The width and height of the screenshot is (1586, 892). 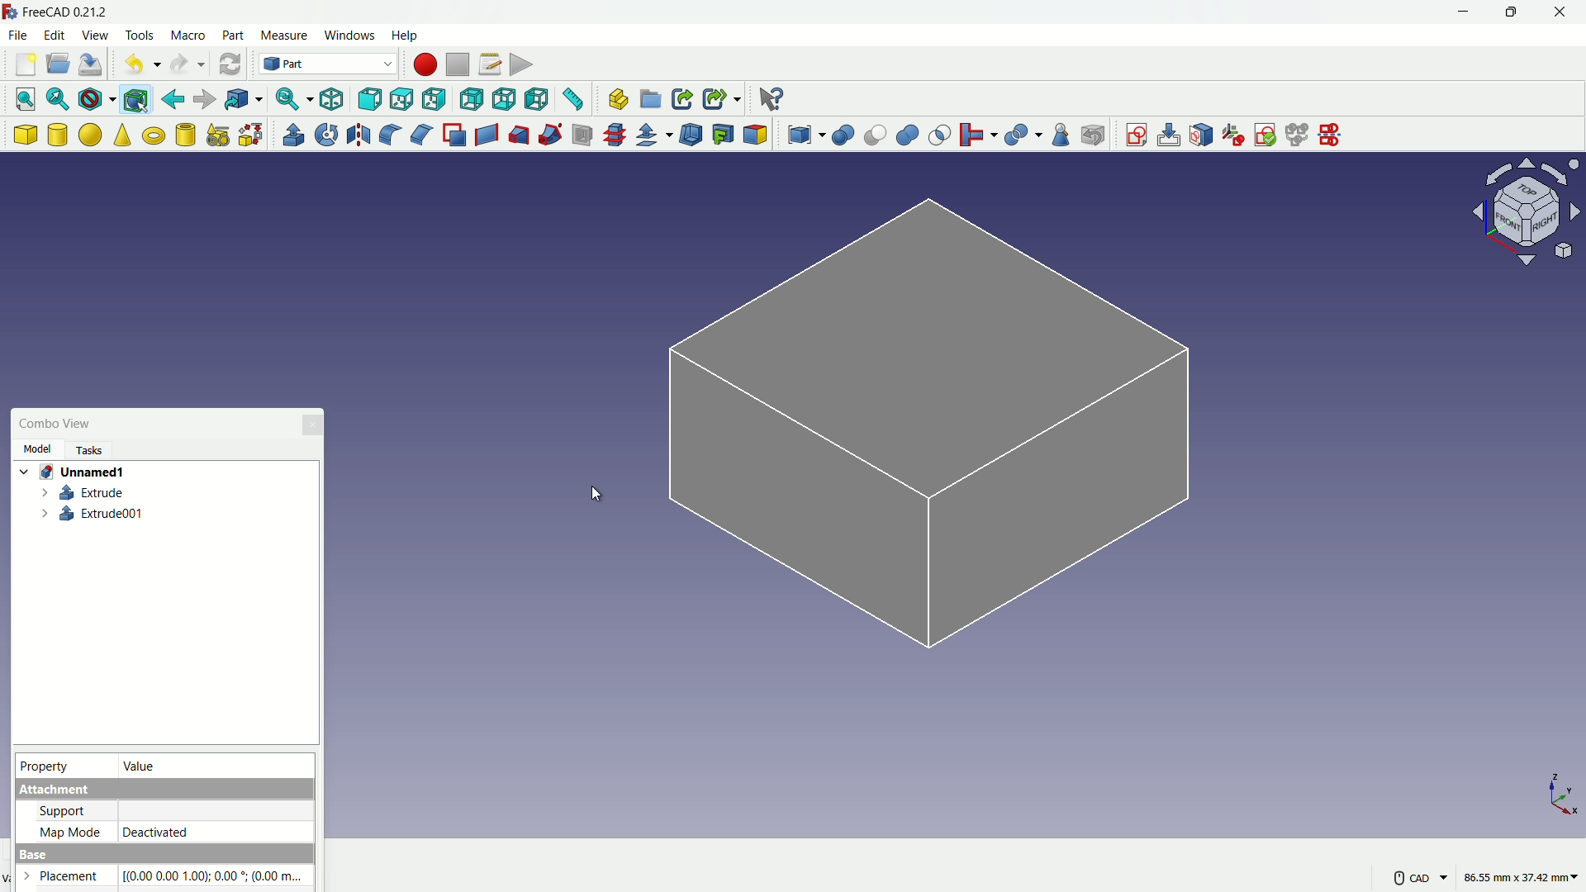 I want to click on isometric view, so click(x=332, y=100).